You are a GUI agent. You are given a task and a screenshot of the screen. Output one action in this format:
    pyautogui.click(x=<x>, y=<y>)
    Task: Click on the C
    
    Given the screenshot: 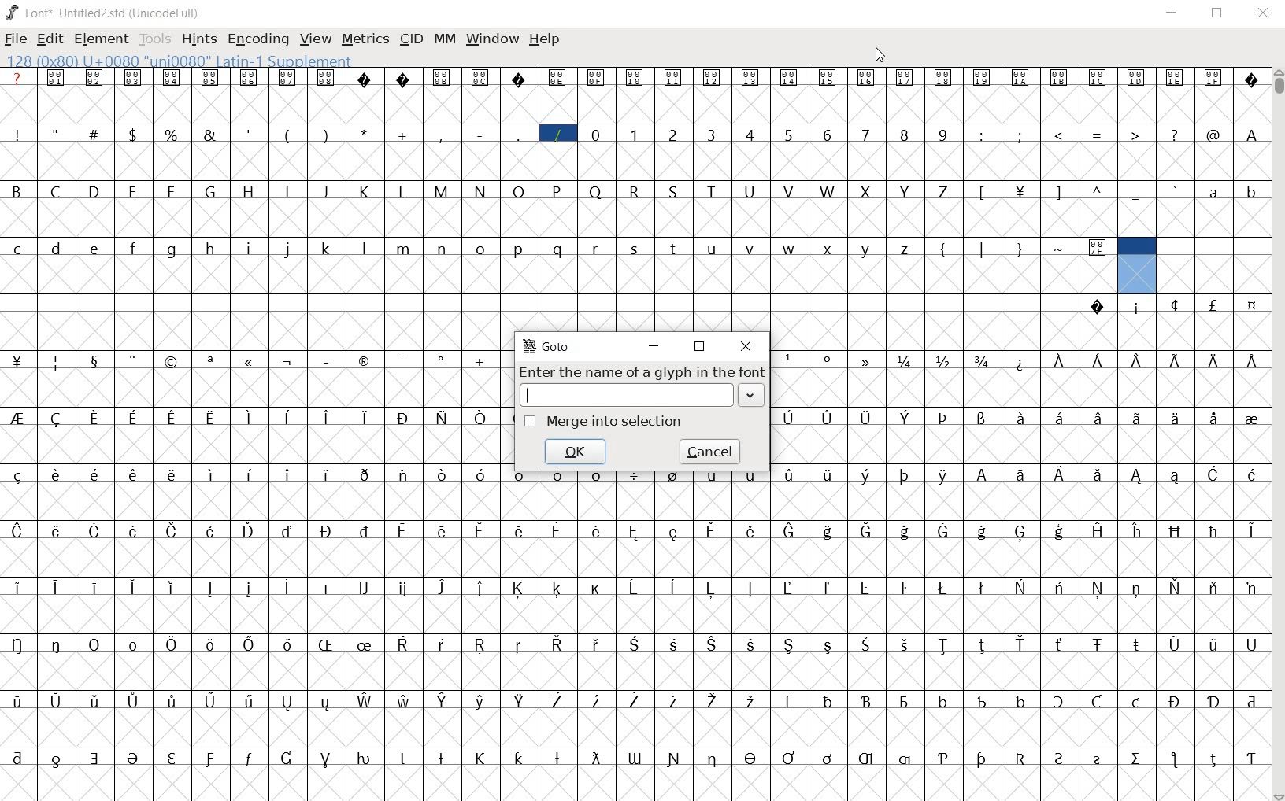 What is the action you would take?
    pyautogui.click(x=59, y=192)
    